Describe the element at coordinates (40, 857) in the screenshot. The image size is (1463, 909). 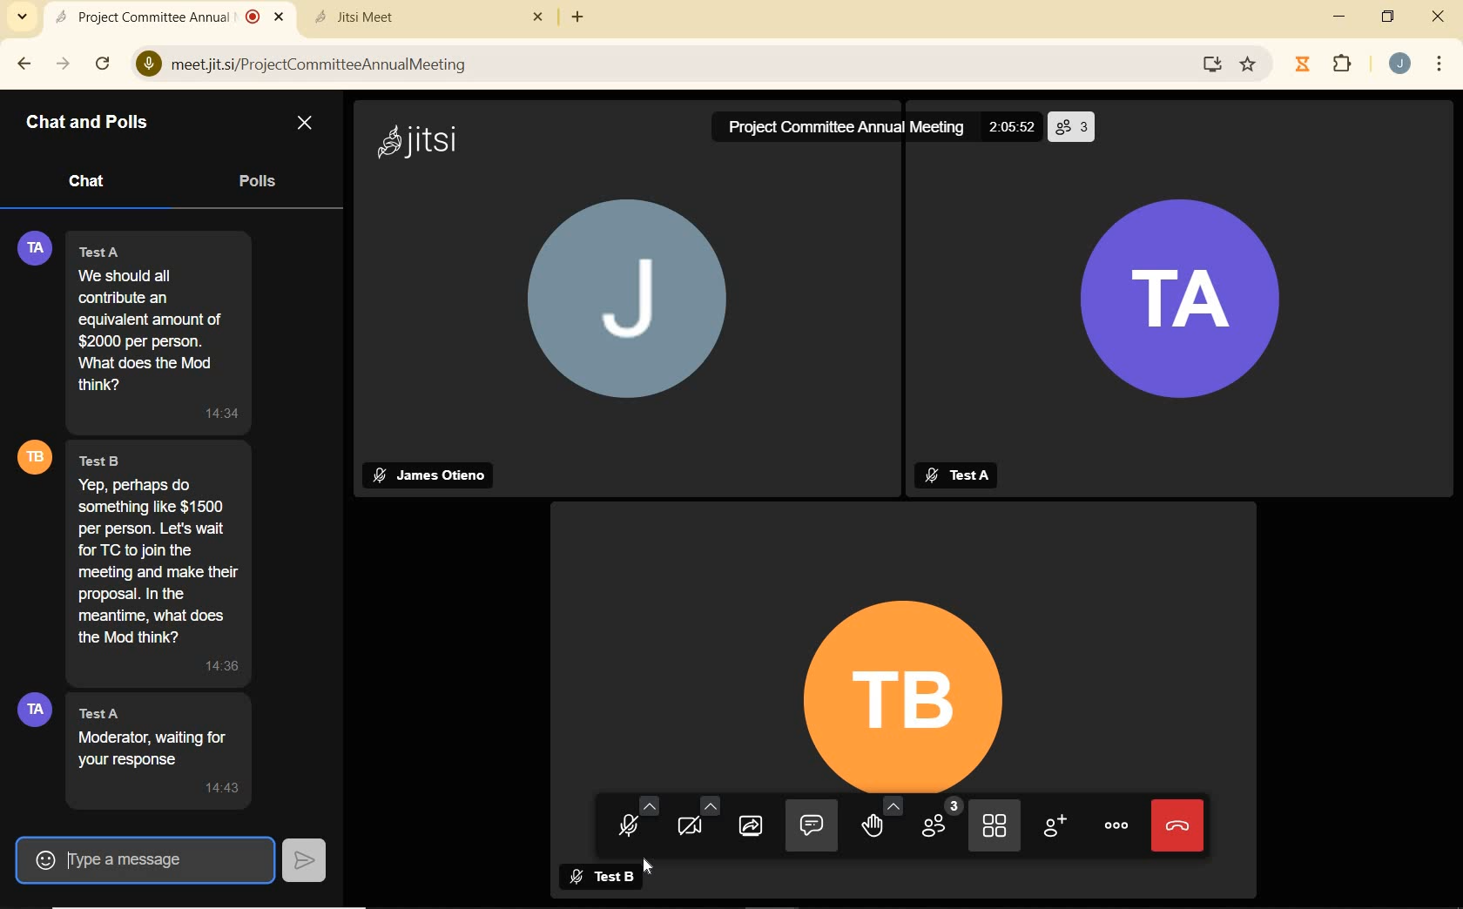
I see `emoji icon` at that location.